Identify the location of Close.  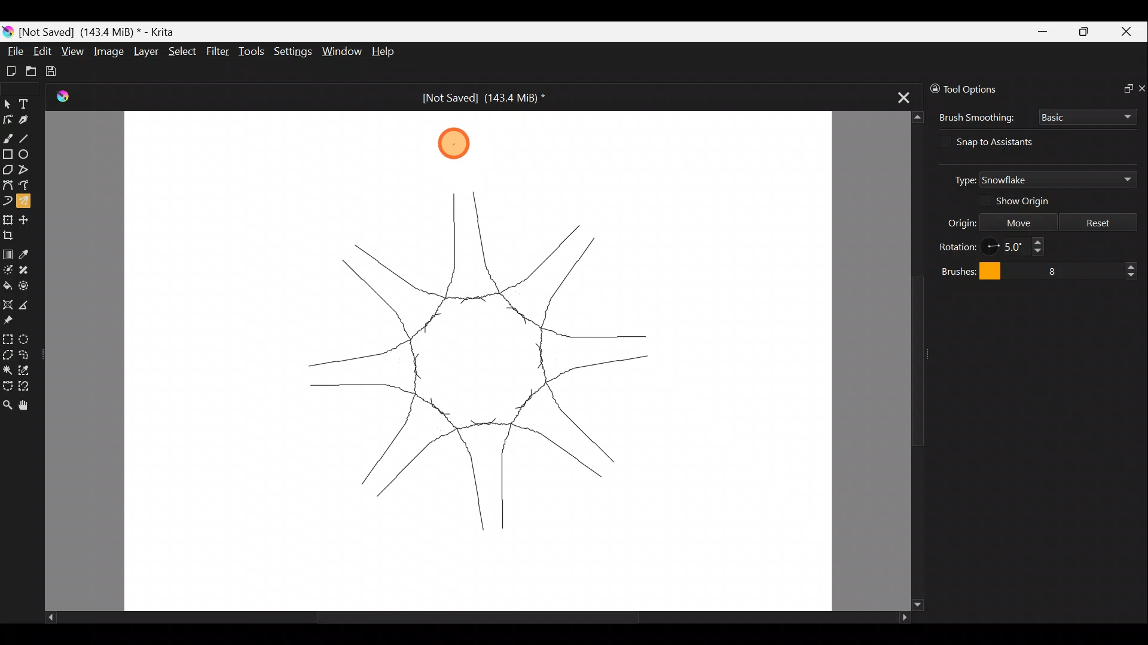
(1129, 31).